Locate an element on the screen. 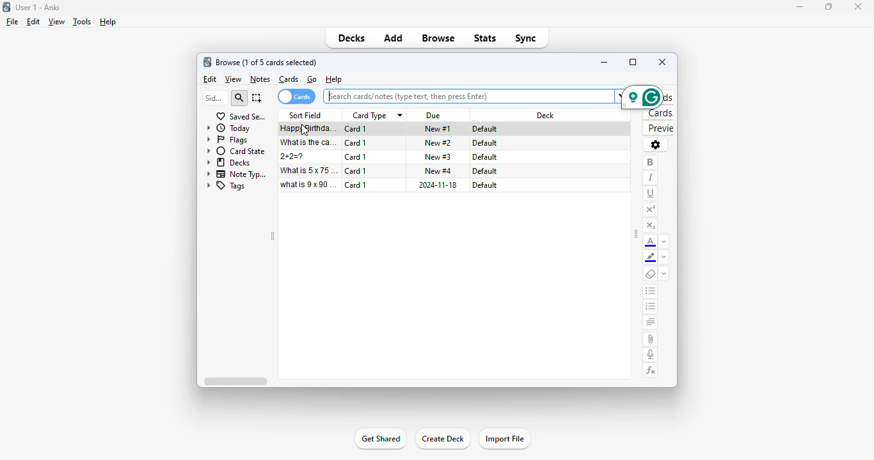 This screenshot has width=874, height=460. default is located at coordinates (484, 143).